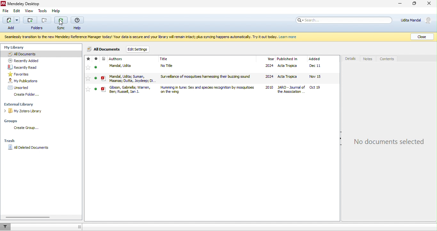  Describe the element at coordinates (61, 23) in the screenshot. I see `sync` at that location.